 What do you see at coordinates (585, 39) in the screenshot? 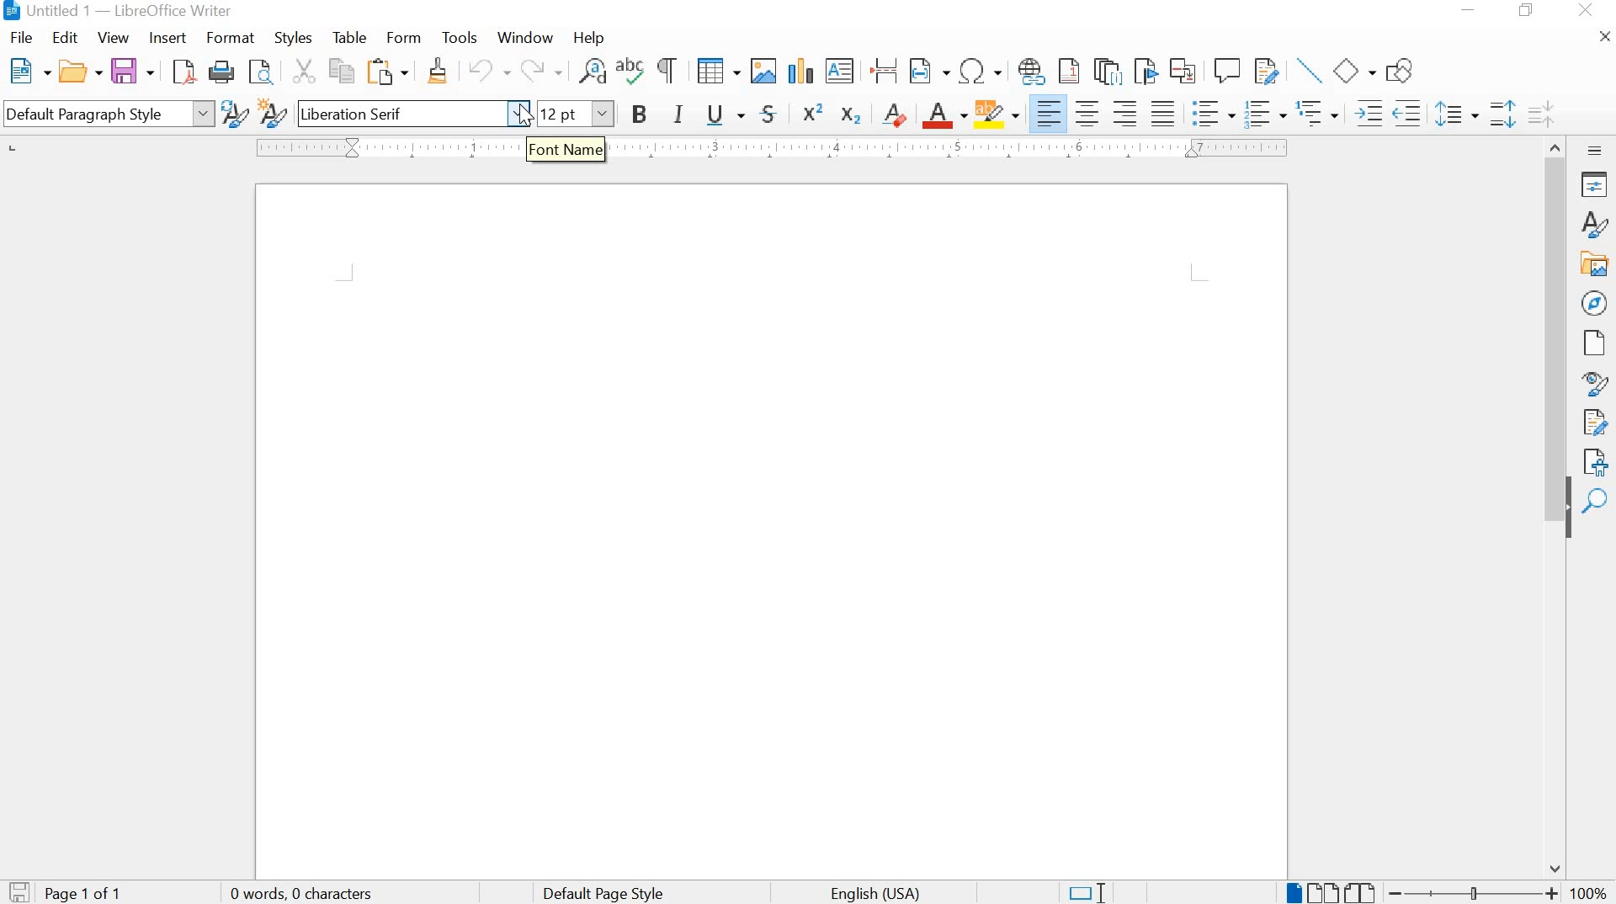
I see `HELP` at bounding box center [585, 39].